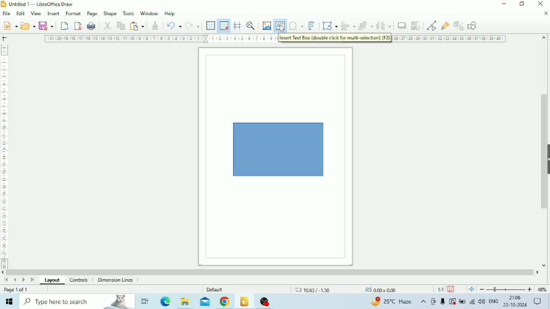 The image size is (550, 309). What do you see at coordinates (78, 26) in the screenshot?
I see `Export Directly as PDF` at bounding box center [78, 26].